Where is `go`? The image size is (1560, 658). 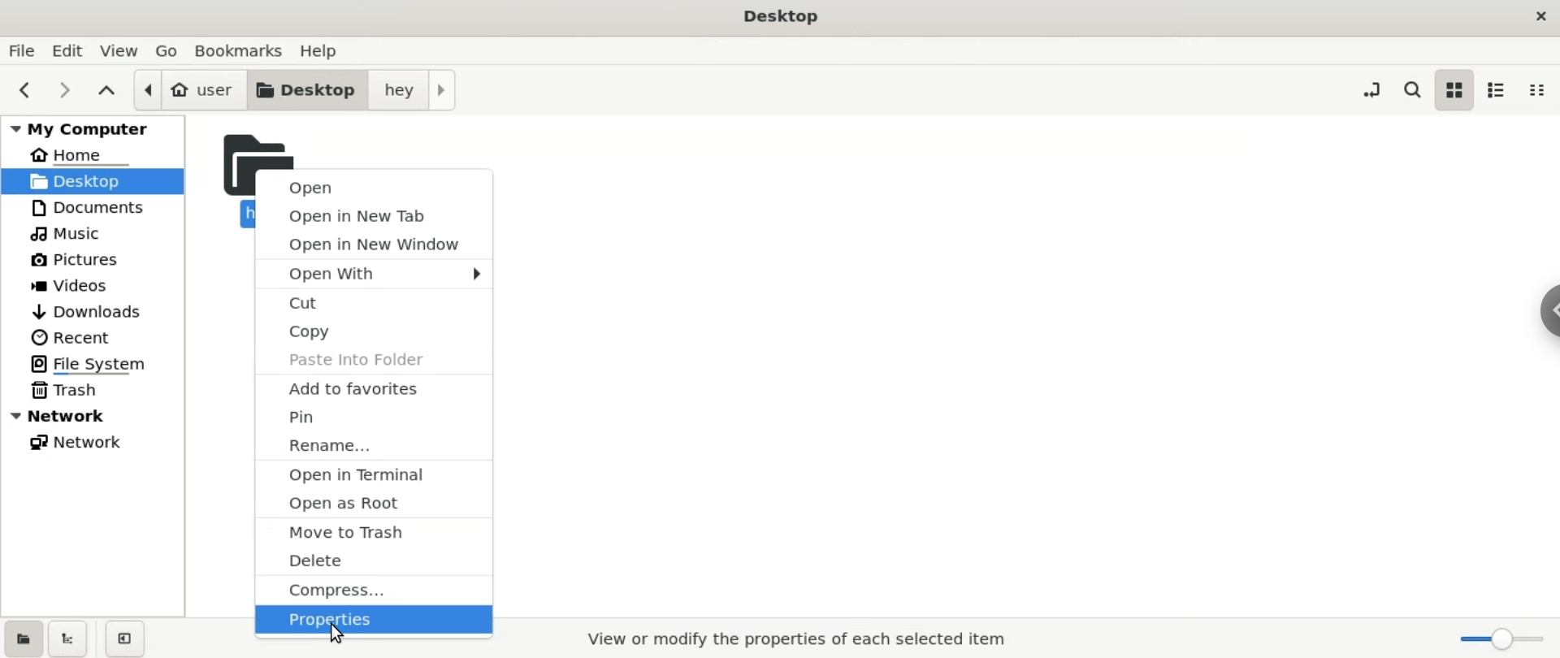 go is located at coordinates (171, 52).